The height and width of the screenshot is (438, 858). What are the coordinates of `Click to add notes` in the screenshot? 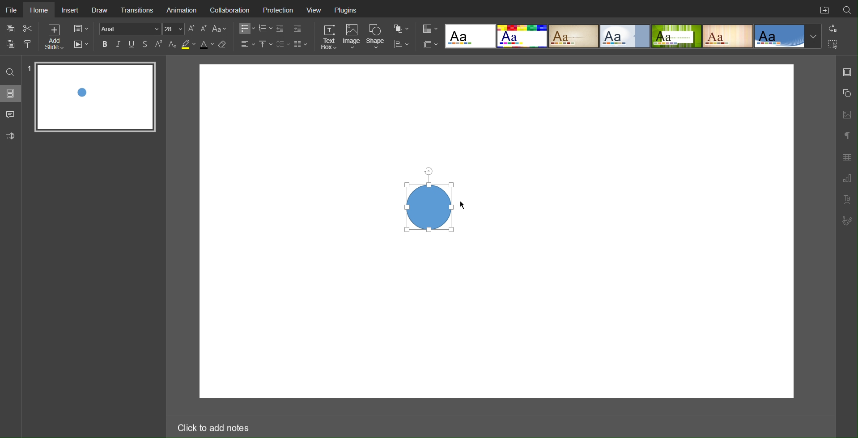 It's located at (212, 426).